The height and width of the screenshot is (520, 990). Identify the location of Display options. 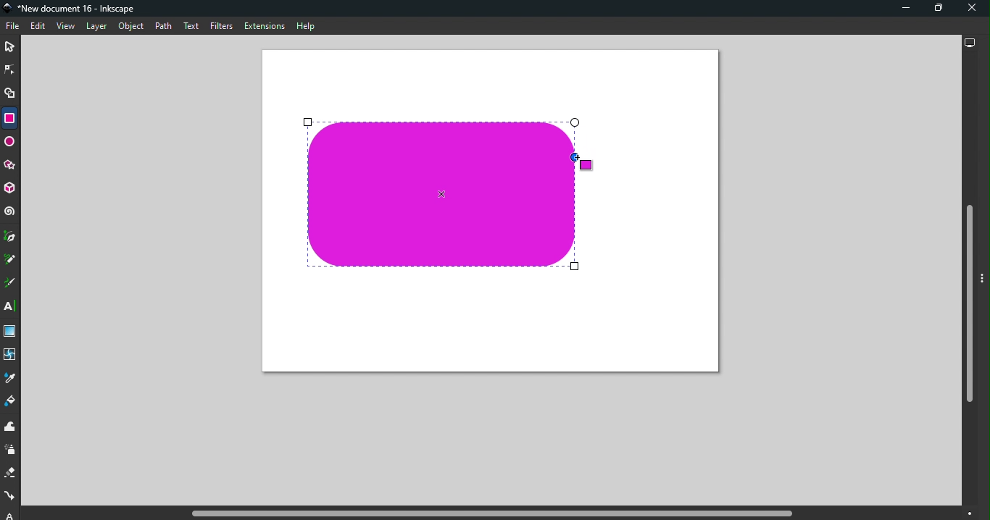
(968, 41).